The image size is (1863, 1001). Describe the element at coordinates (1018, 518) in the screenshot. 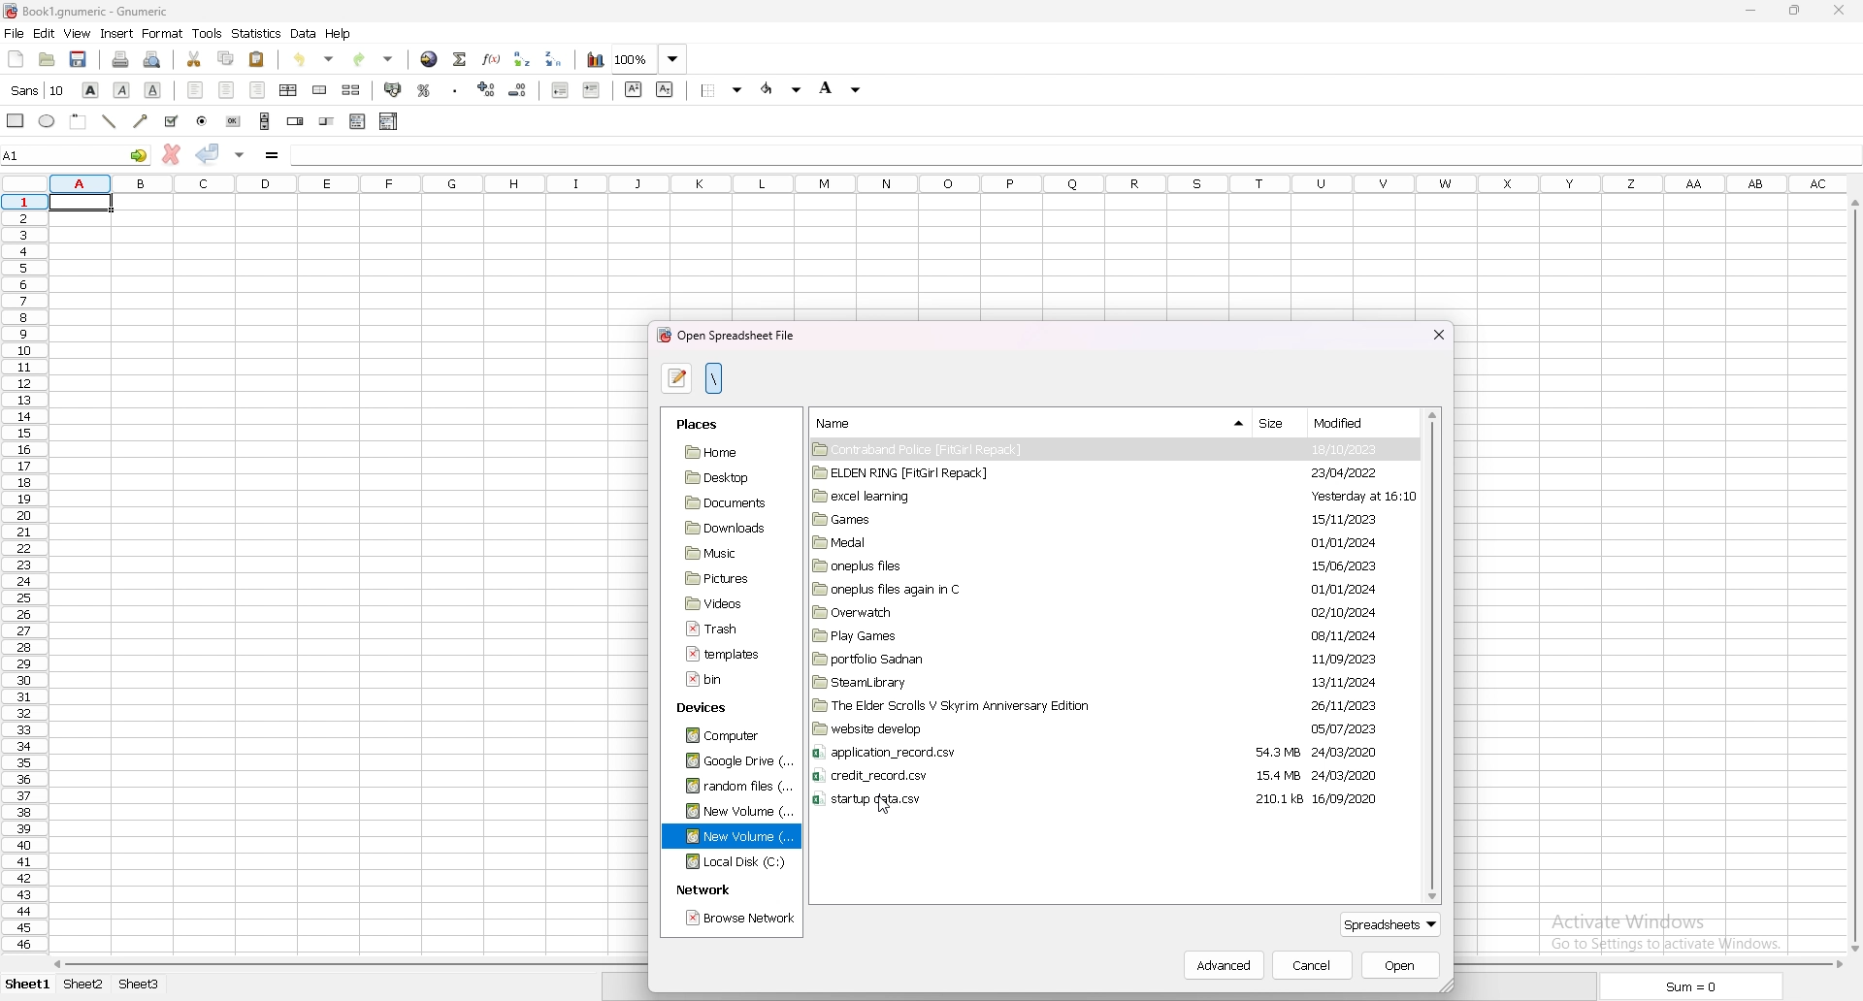

I see `folder` at that location.